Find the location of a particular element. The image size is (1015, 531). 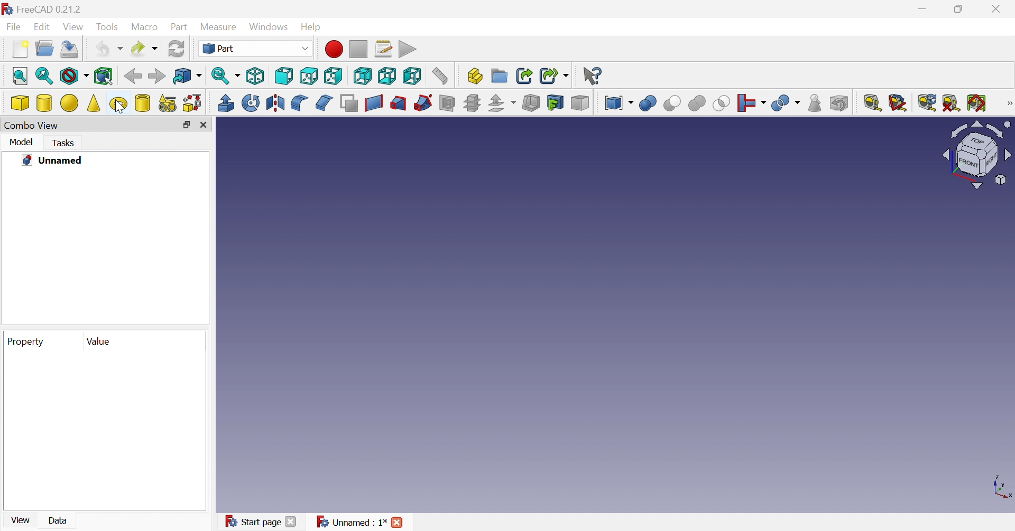

What's this? is located at coordinates (594, 75).